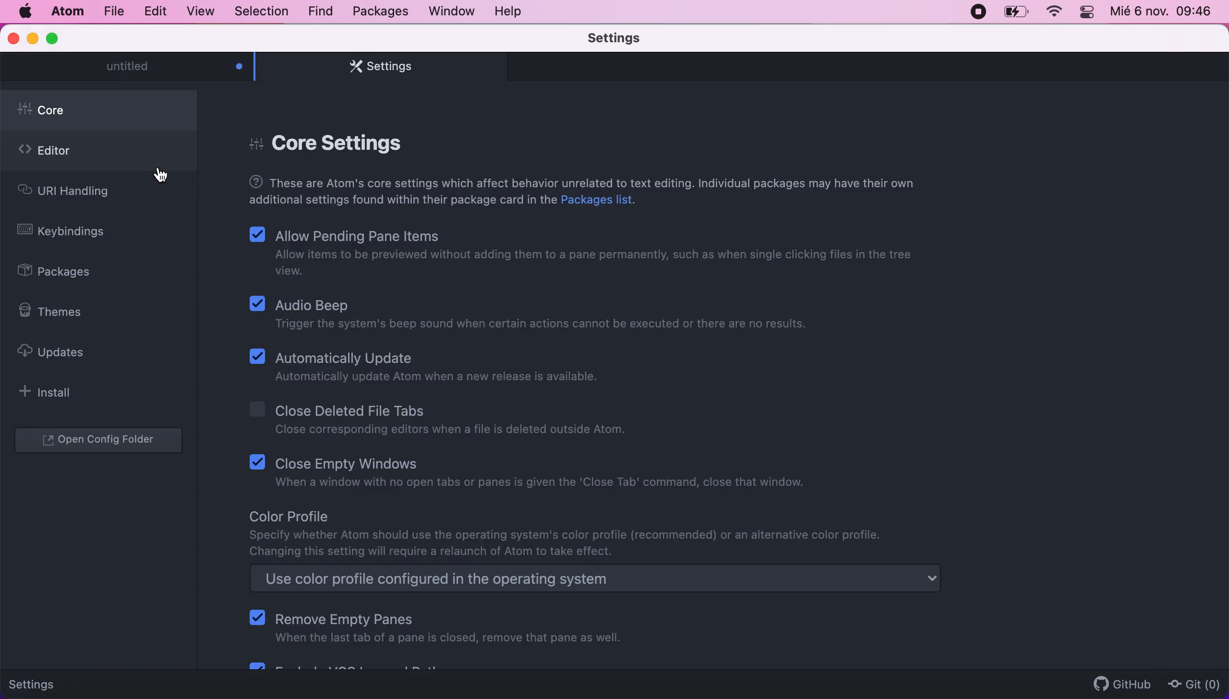 The height and width of the screenshot is (699, 1229). I want to click on file, so click(114, 12).